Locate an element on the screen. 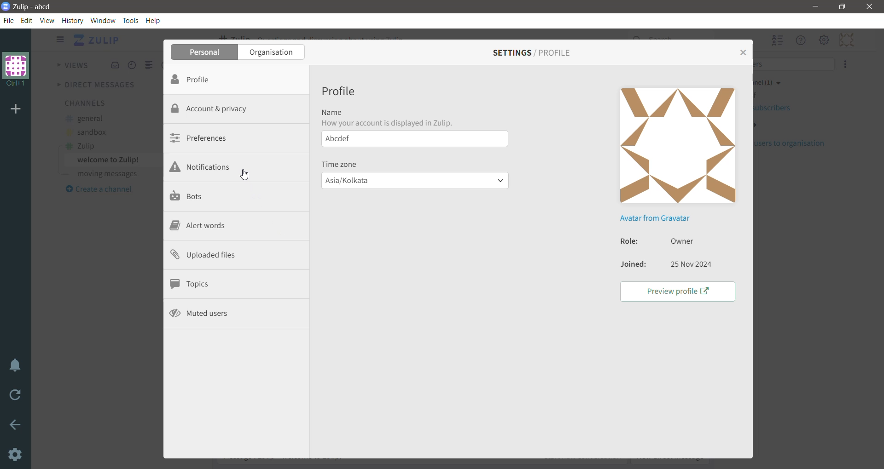 Image resolution: width=884 pixels, height=469 pixels. Owner(User role) is located at coordinates (685, 240).